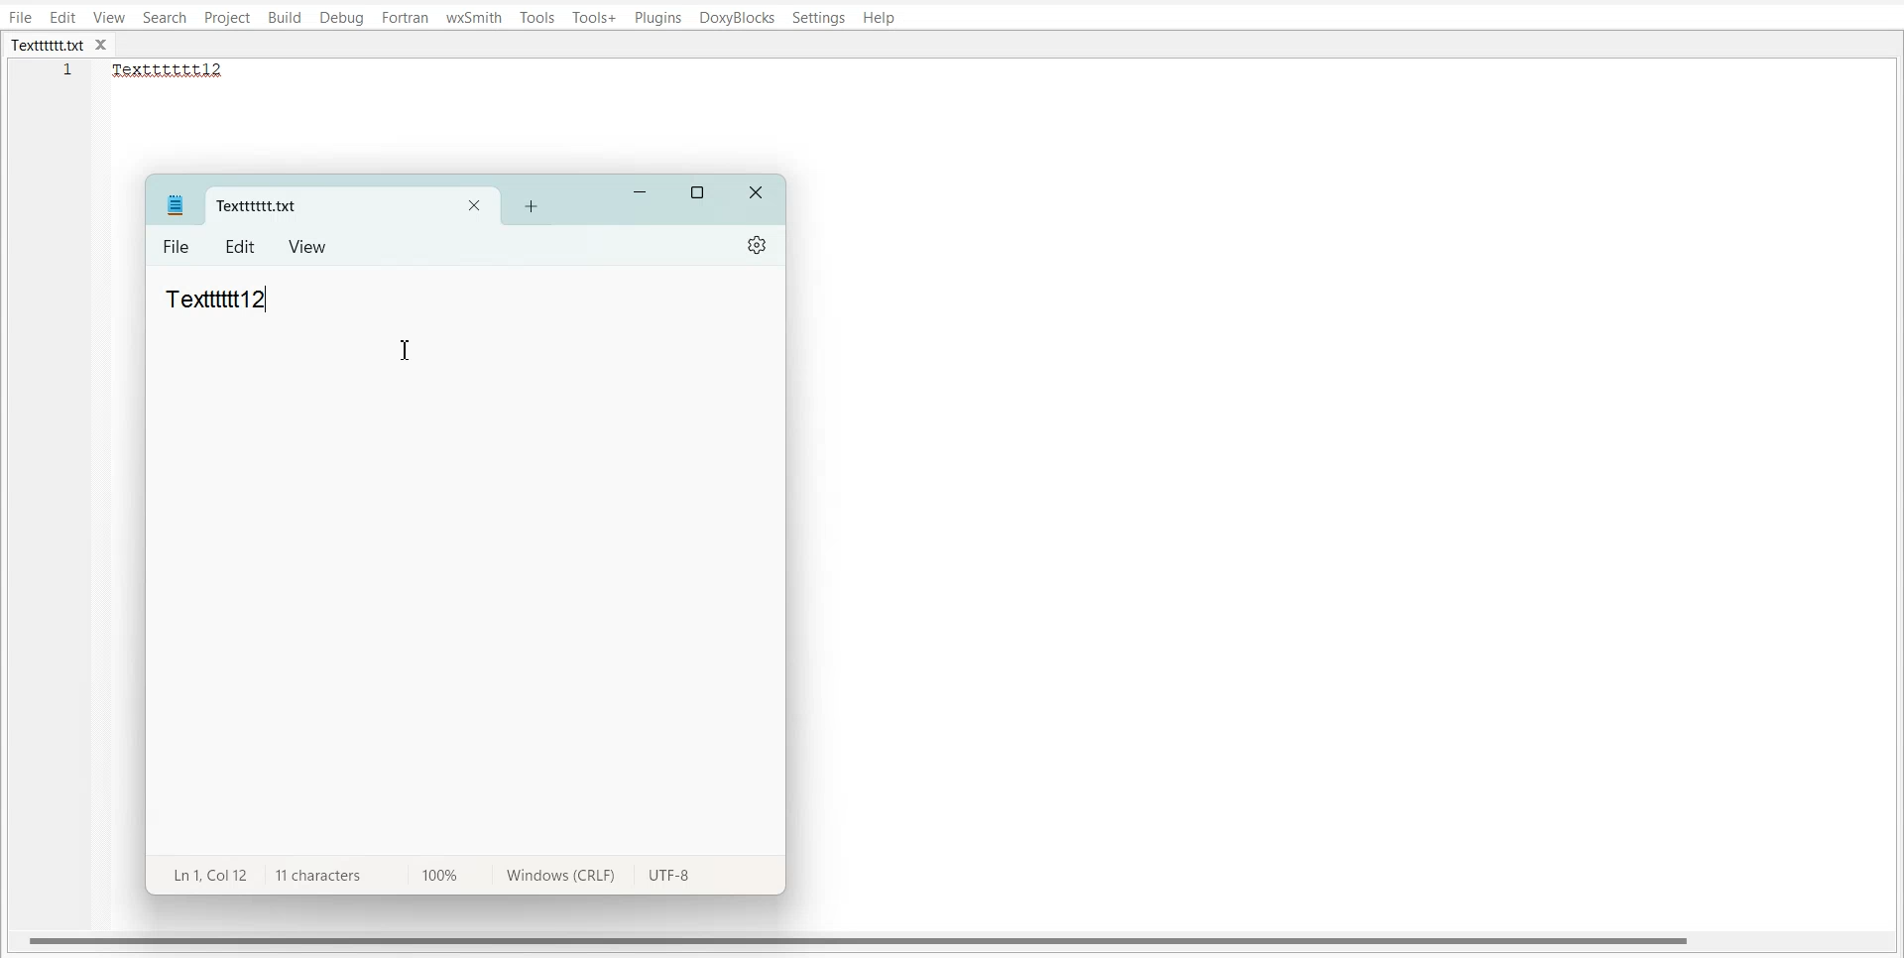 Image resolution: width=1904 pixels, height=958 pixels. What do you see at coordinates (434, 874) in the screenshot?
I see `100%` at bounding box center [434, 874].